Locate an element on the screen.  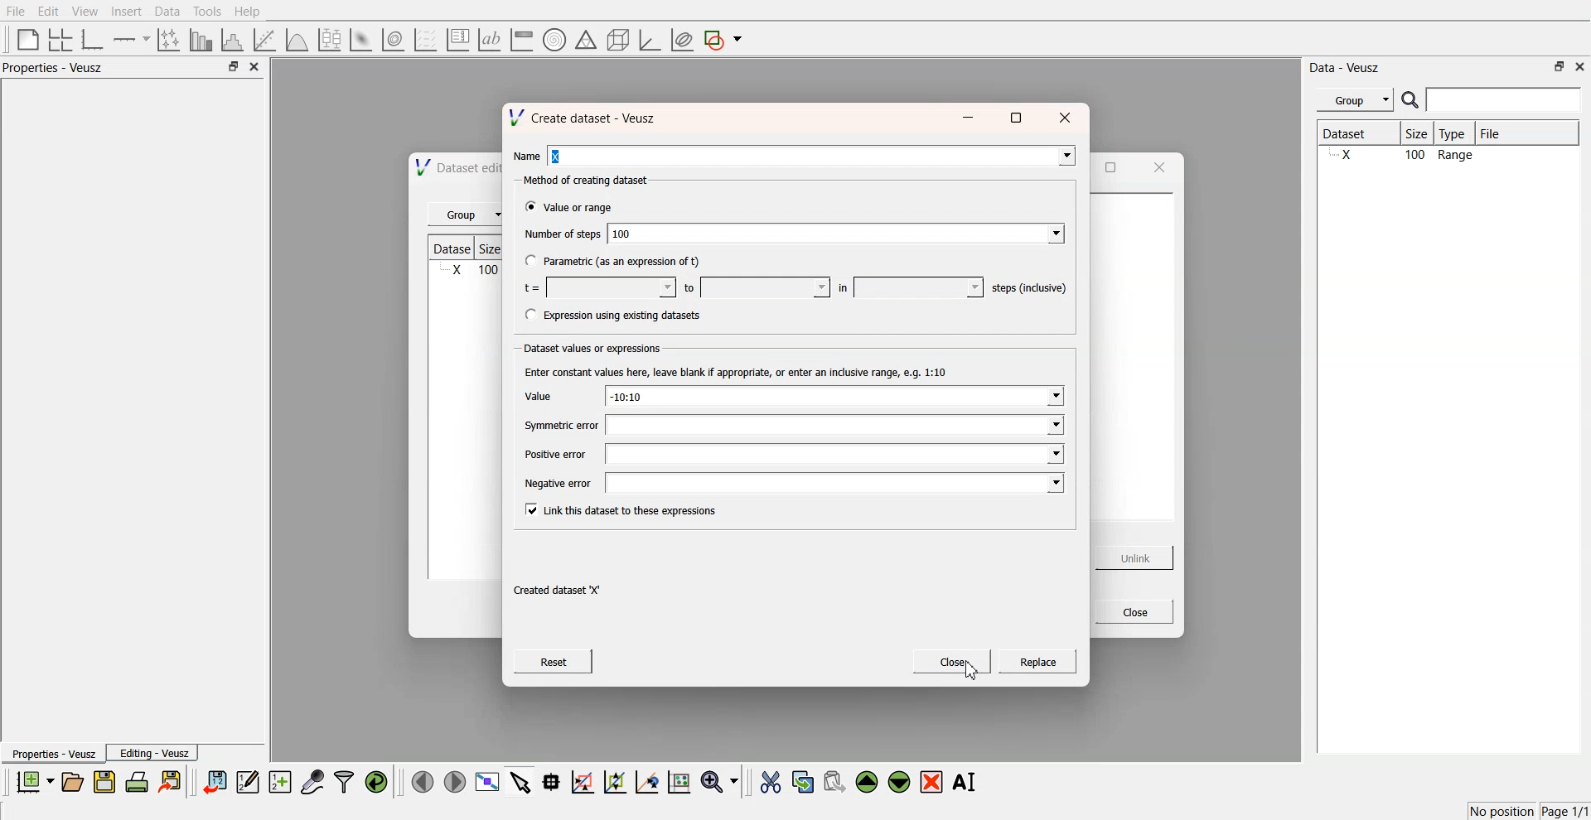
Size is located at coordinates (1421, 135).